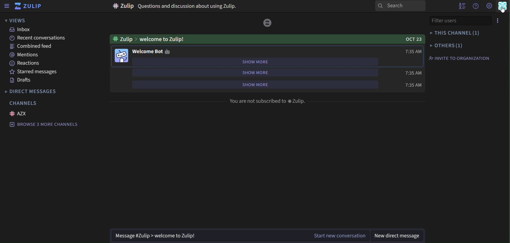  Describe the element at coordinates (257, 62) in the screenshot. I see `show more` at that location.